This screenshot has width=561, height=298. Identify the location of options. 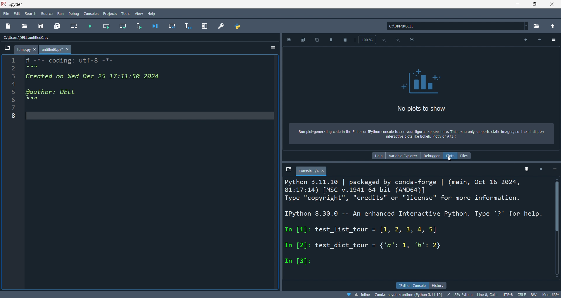
(554, 170).